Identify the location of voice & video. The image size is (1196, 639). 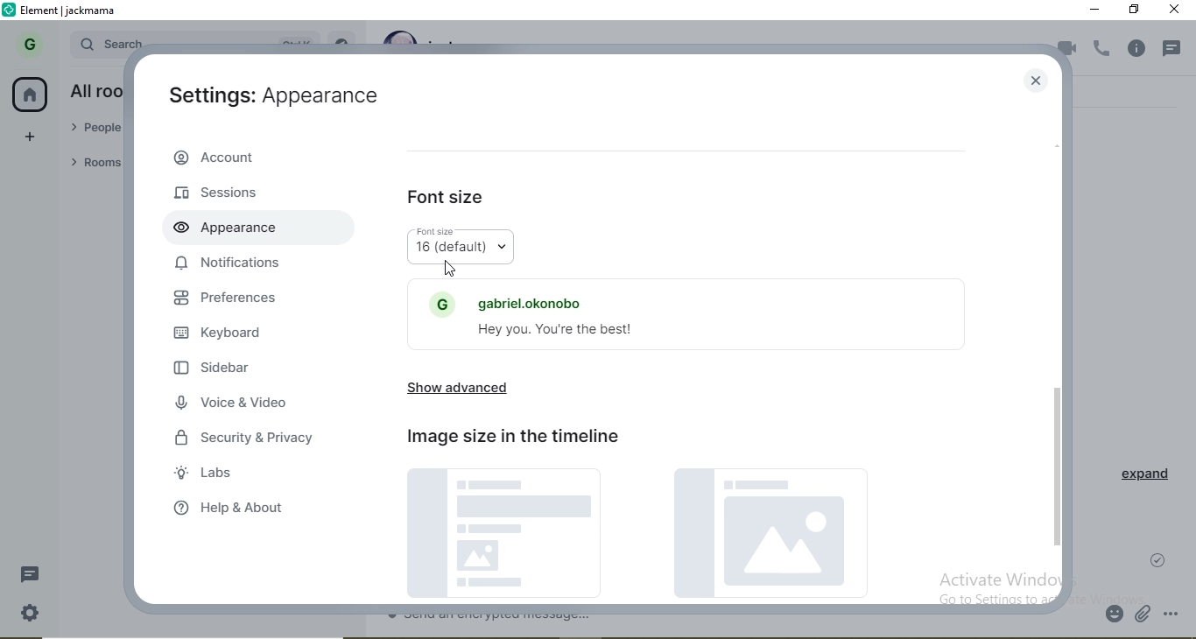
(233, 404).